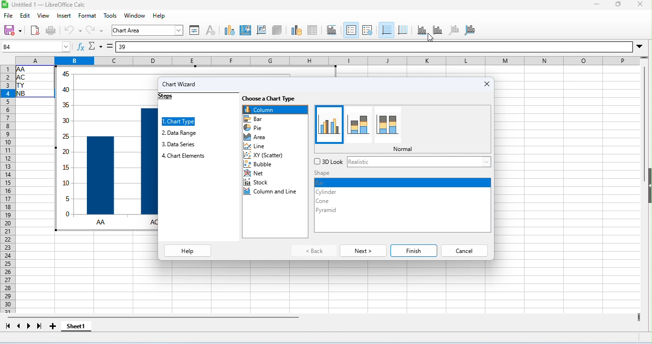 This screenshot has width=652, height=344. What do you see at coordinates (179, 84) in the screenshot?
I see `chart wizard` at bounding box center [179, 84].